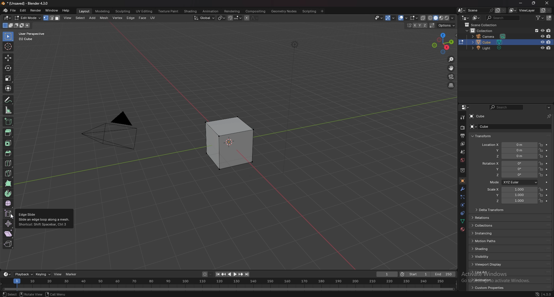 The width and height of the screenshot is (554, 297). What do you see at coordinates (452, 85) in the screenshot?
I see `perspective/orthographic projection` at bounding box center [452, 85].